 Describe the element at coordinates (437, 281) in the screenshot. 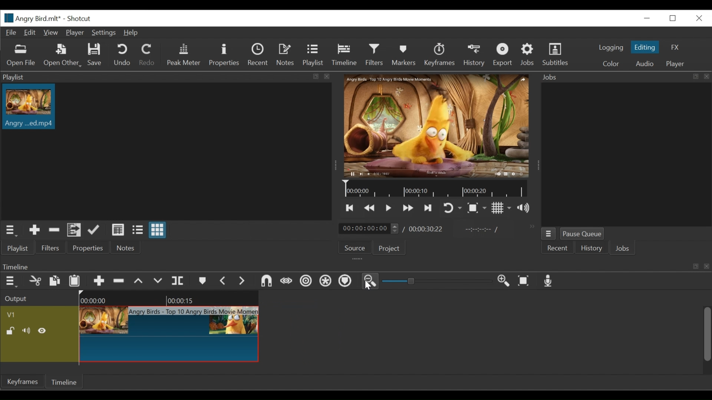

I see `Slider` at that location.